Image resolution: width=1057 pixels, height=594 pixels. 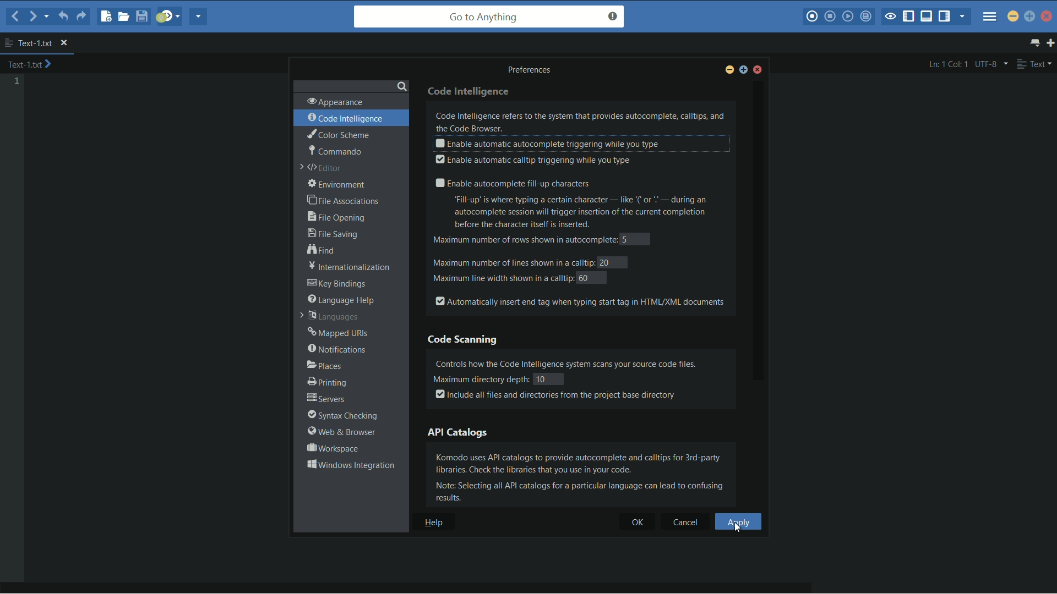 I want to click on minimize, so click(x=1013, y=15).